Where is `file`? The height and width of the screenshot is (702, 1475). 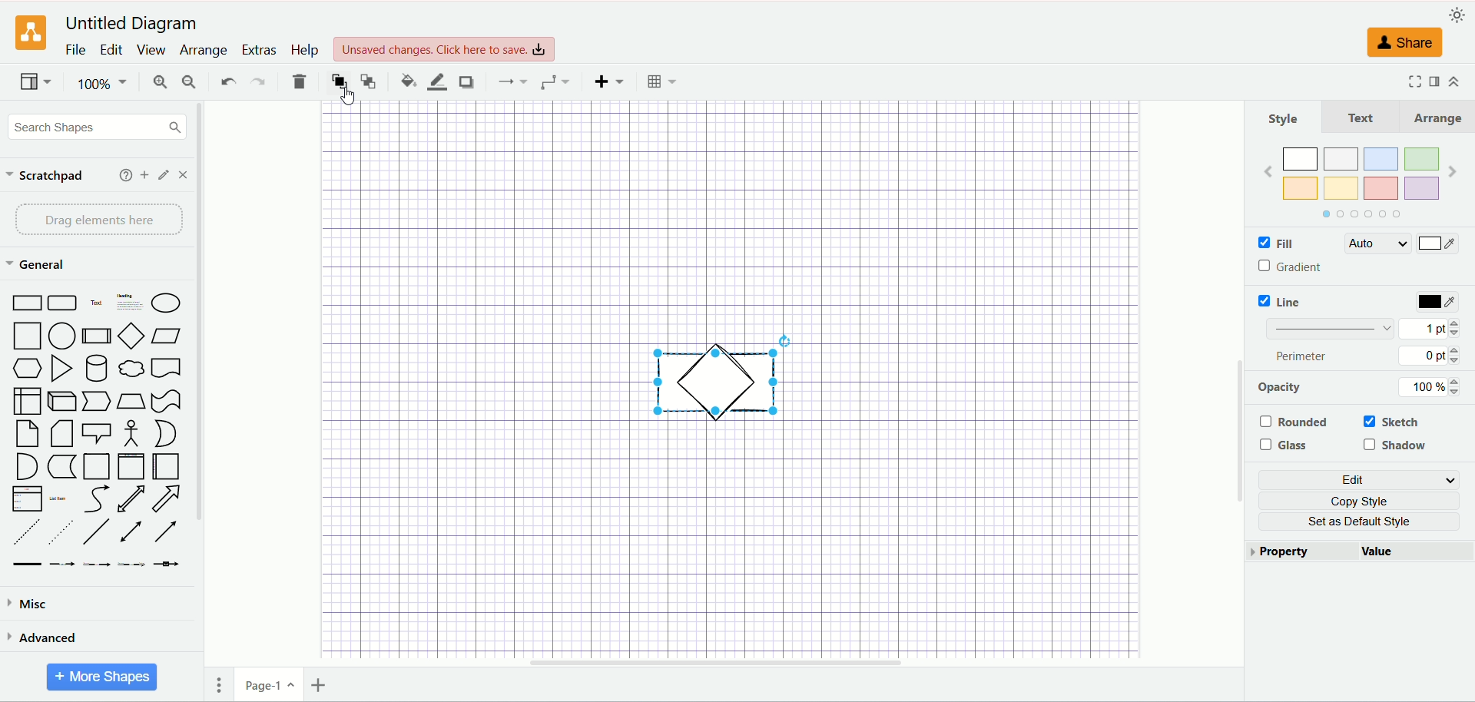
file is located at coordinates (74, 50).